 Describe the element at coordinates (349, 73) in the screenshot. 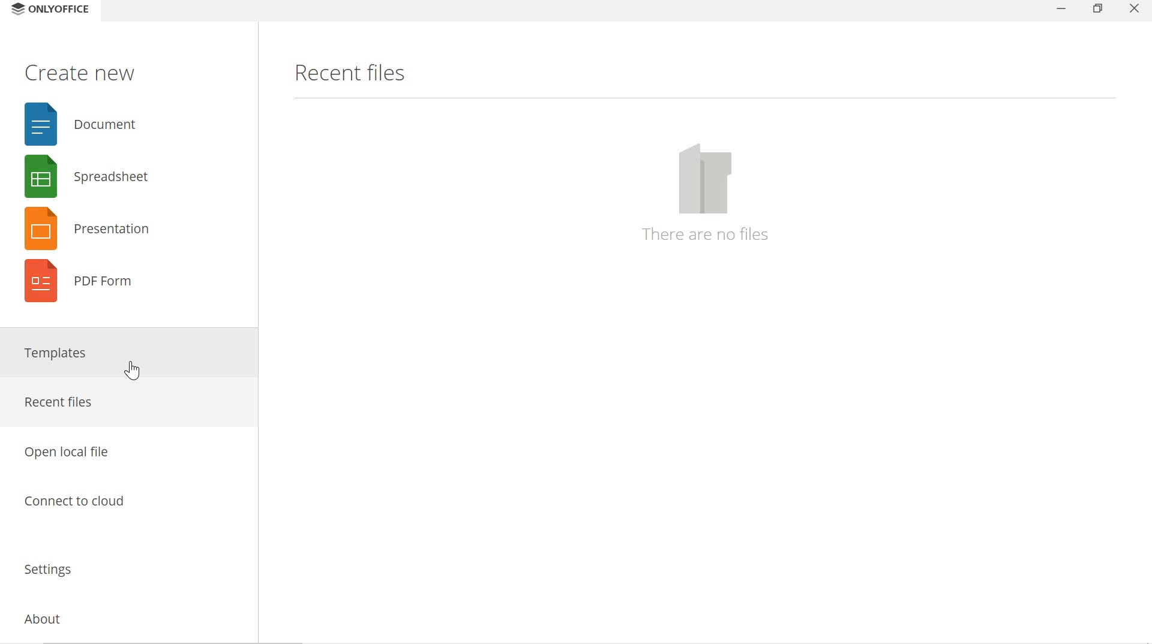

I see `recent files` at that location.